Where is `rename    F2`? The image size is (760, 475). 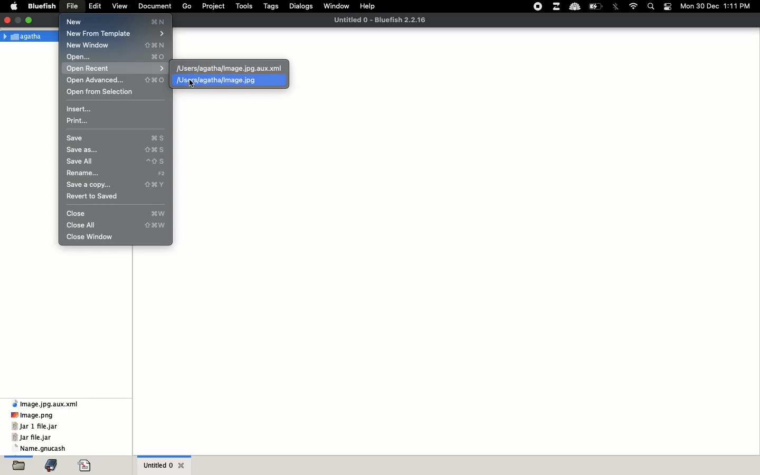
rename    F2 is located at coordinates (117, 174).